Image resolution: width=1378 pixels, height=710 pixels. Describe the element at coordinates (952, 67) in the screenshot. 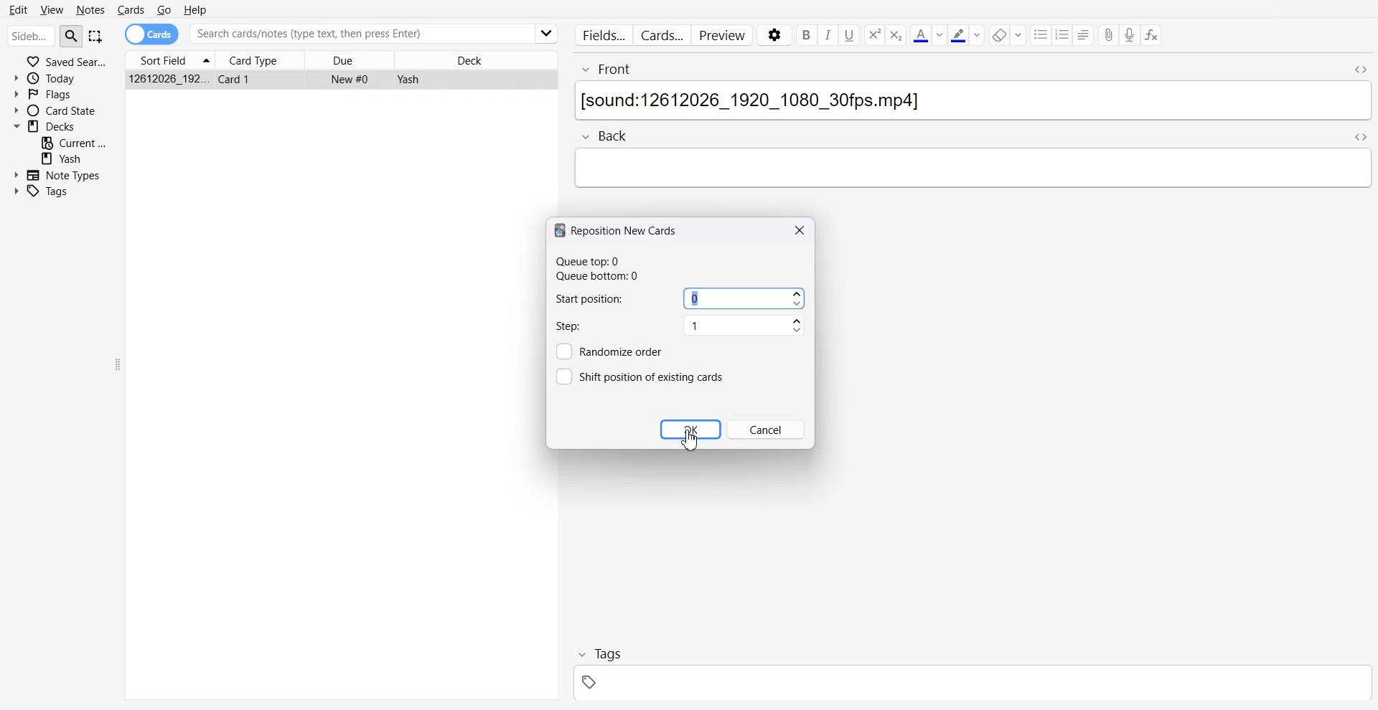

I see `Front` at that location.